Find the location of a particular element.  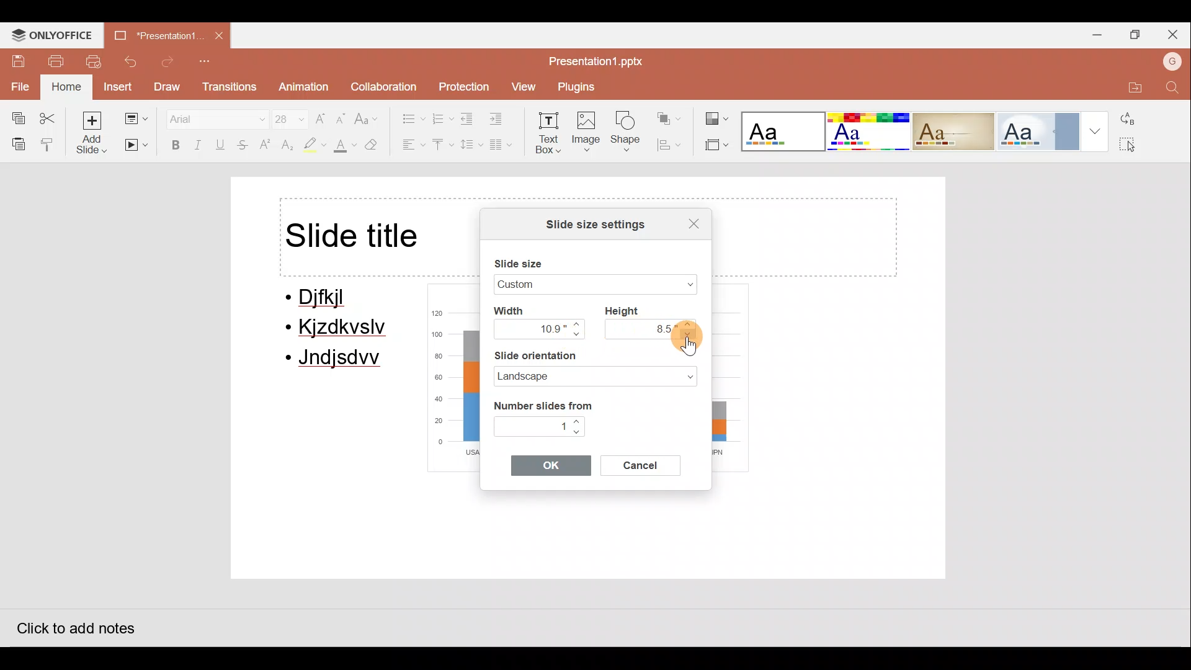

Increase indent is located at coordinates (504, 119).